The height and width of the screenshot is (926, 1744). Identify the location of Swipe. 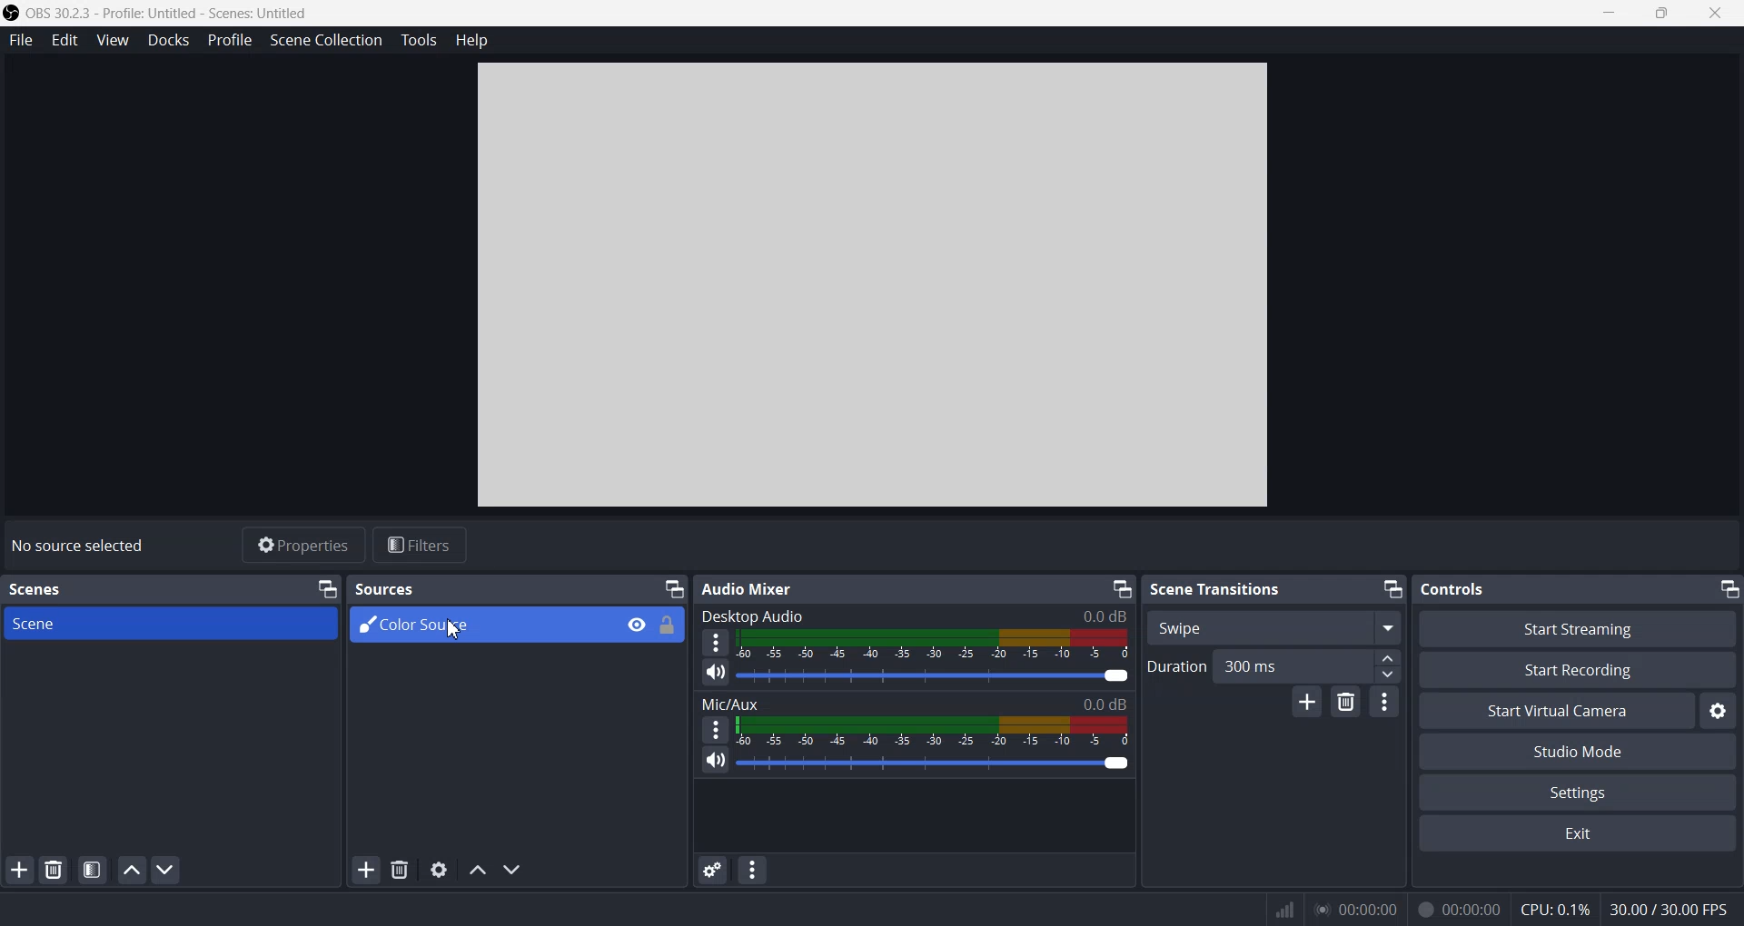
(1273, 626).